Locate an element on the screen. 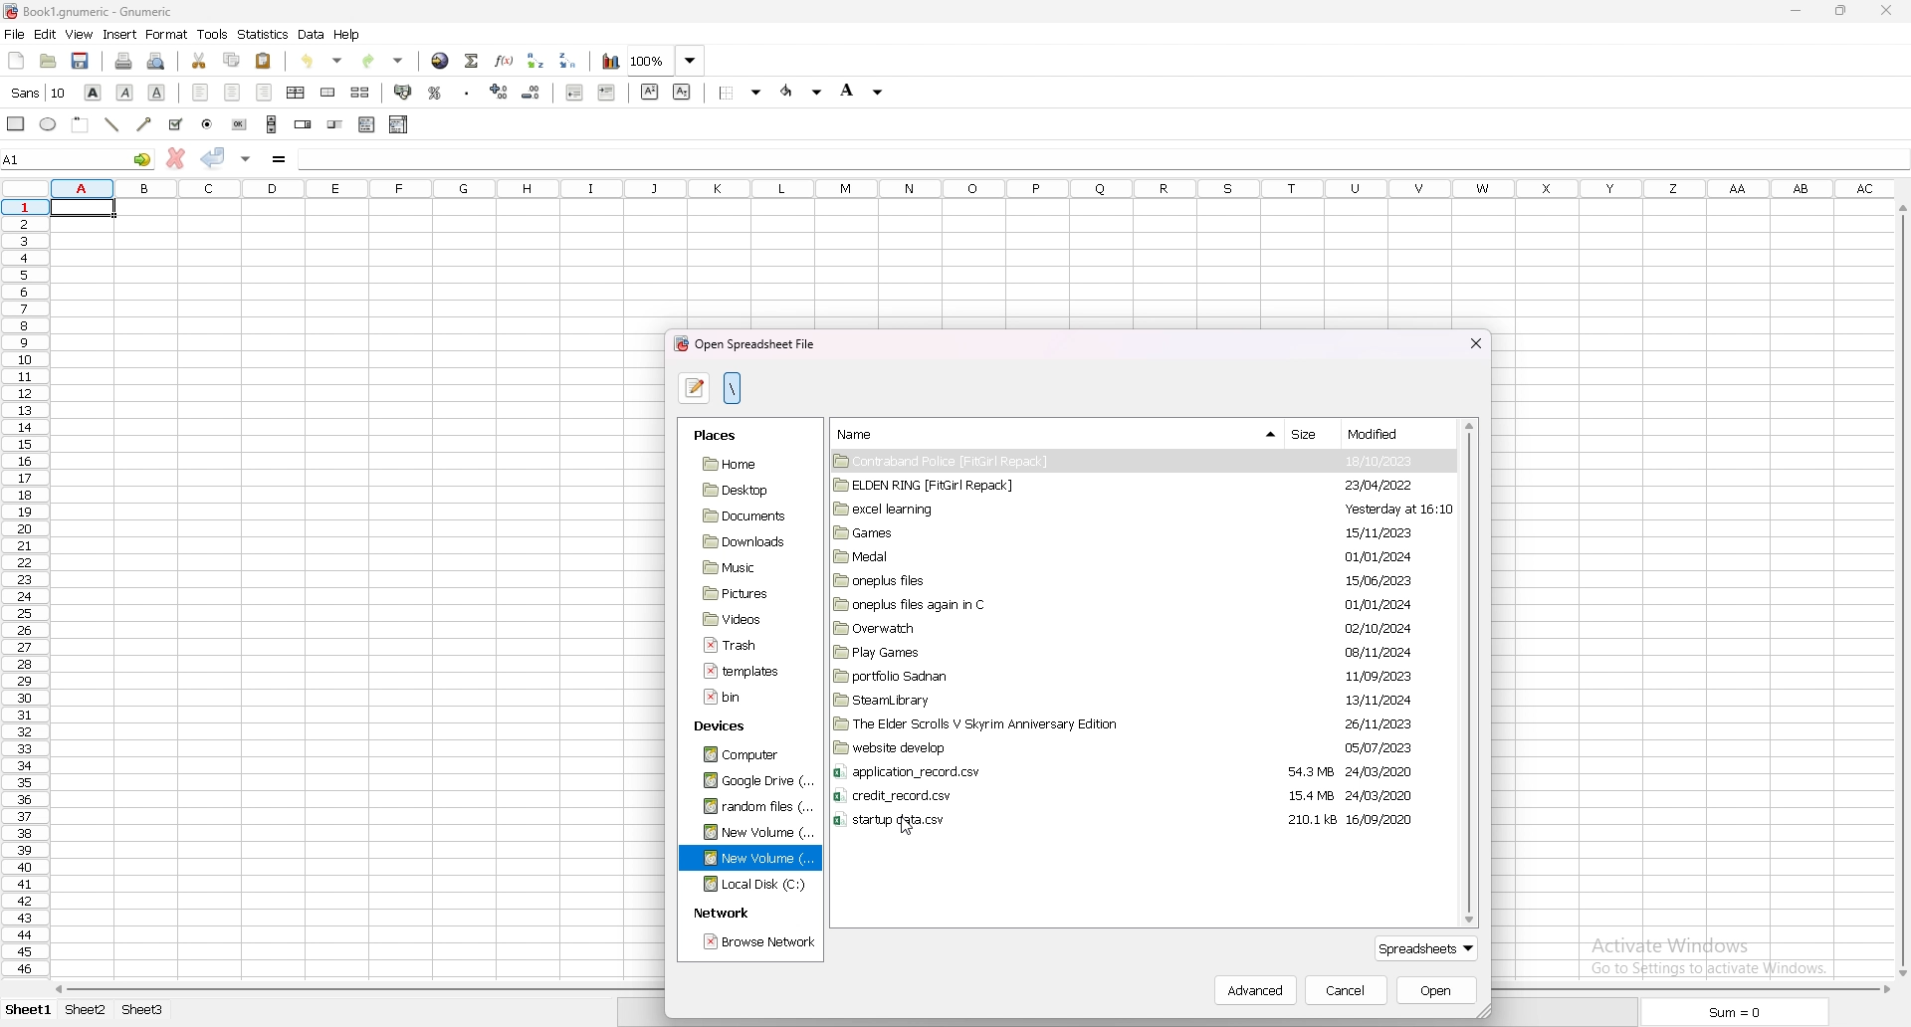 The width and height of the screenshot is (1911, 1027). chart is located at coordinates (609, 63).